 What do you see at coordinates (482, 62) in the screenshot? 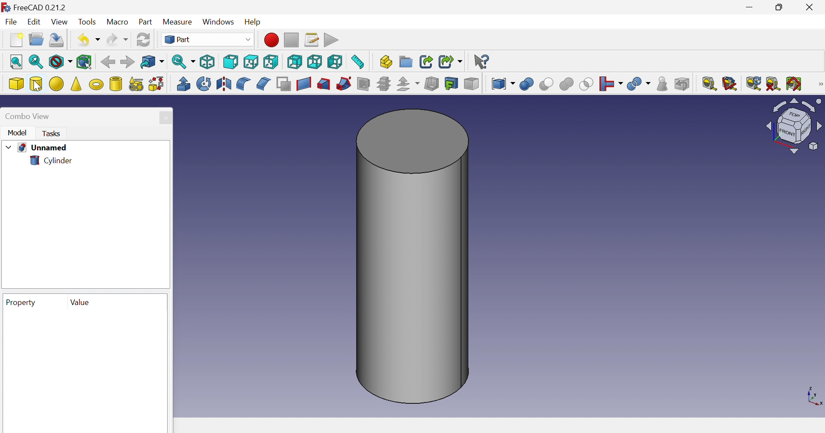
I see `What's this?` at bounding box center [482, 62].